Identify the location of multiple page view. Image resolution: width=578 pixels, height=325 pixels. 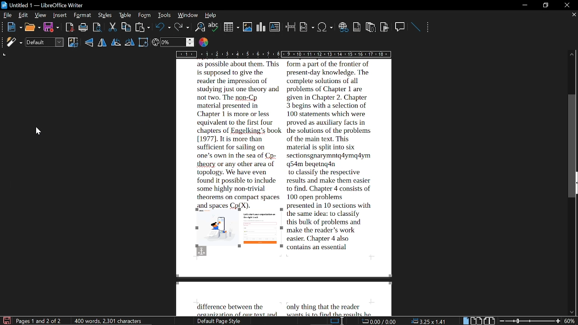
(476, 320).